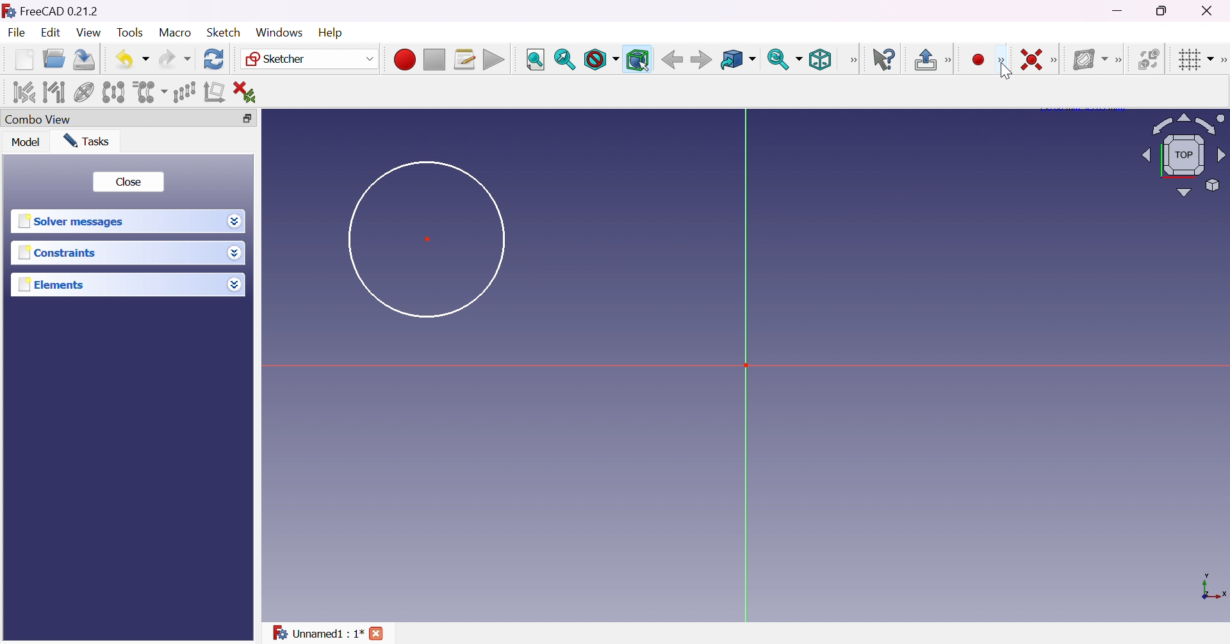  I want to click on Refresh, so click(214, 58).